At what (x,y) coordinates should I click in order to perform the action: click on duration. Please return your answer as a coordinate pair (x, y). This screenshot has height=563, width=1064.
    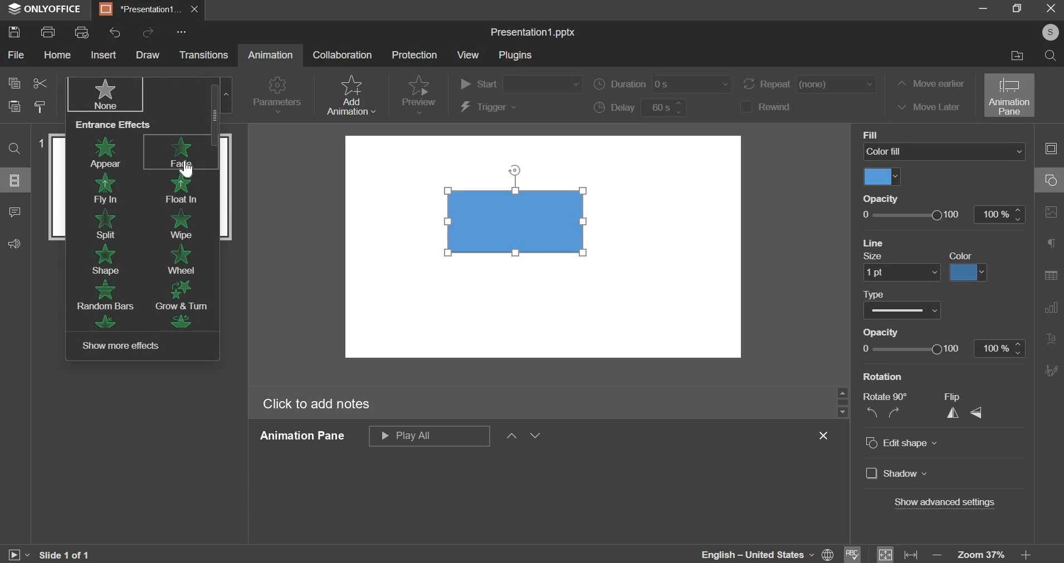
    Looking at the image, I should click on (664, 83).